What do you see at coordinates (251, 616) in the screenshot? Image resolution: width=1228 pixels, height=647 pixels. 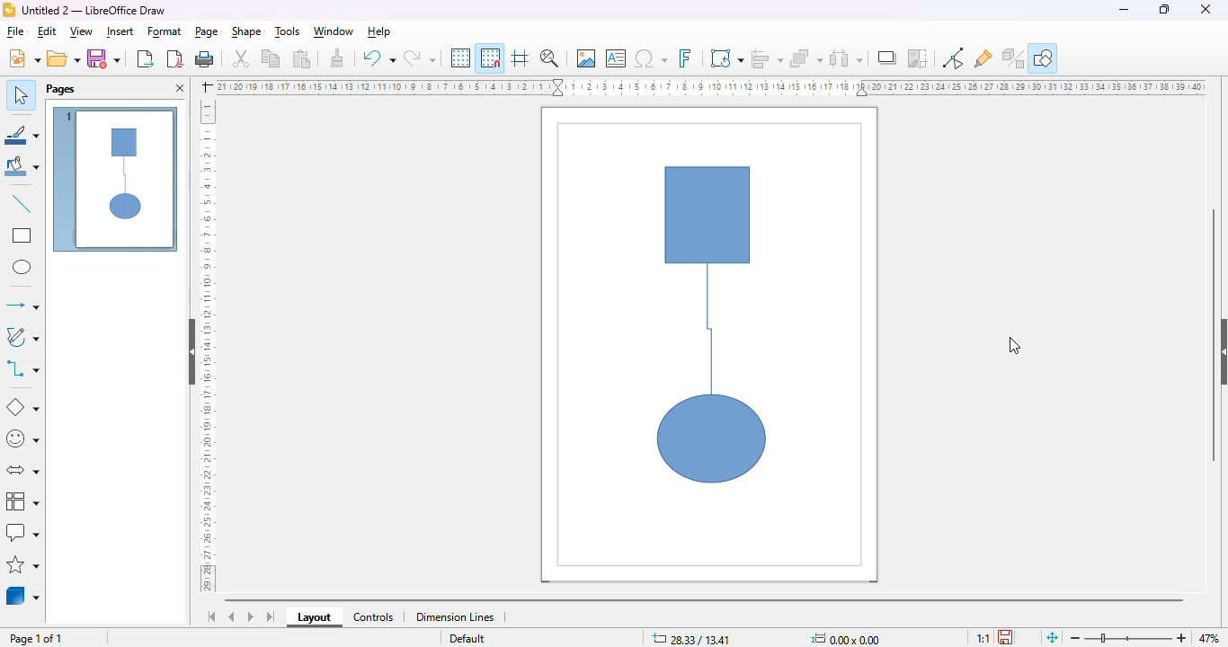 I see `scroll to next sheet` at bounding box center [251, 616].